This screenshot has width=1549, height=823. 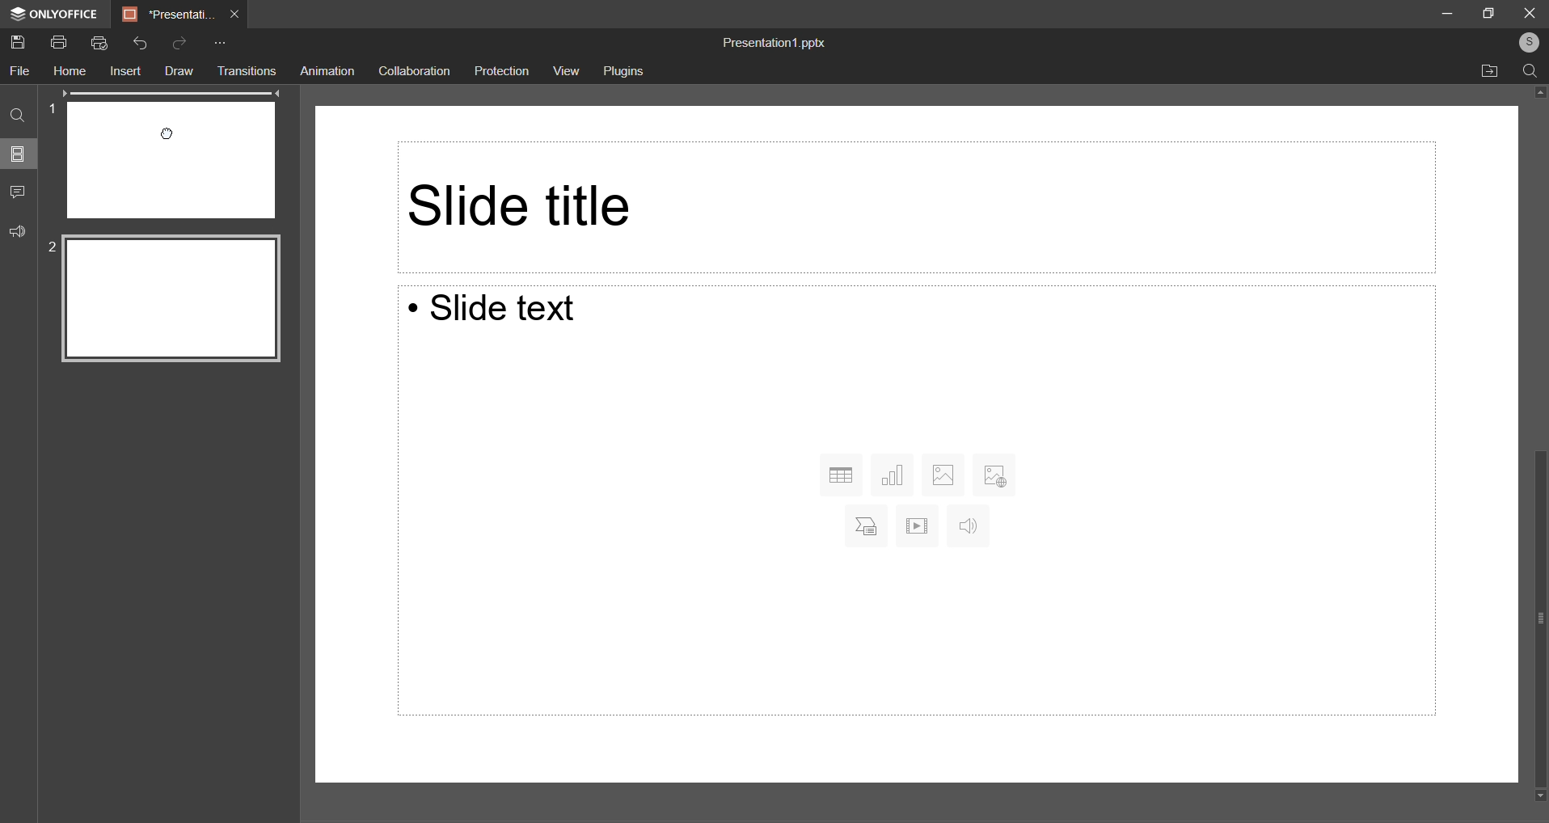 What do you see at coordinates (71, 71) in the screenshot?
I see `Home` at bounding box center [71, 71].